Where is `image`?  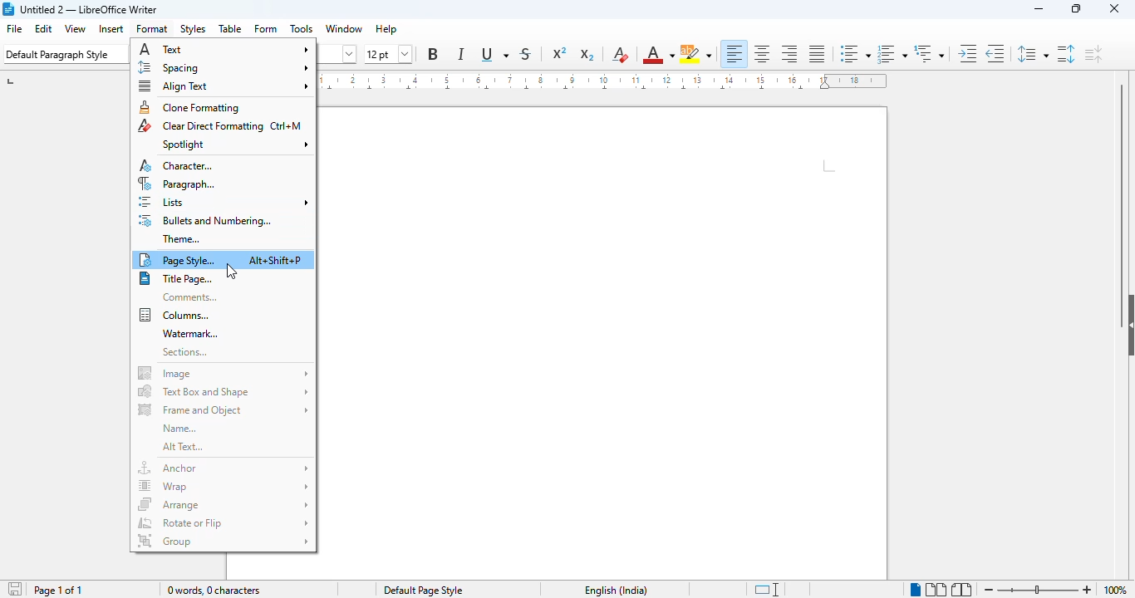
image is located at coordinates (223, 372).